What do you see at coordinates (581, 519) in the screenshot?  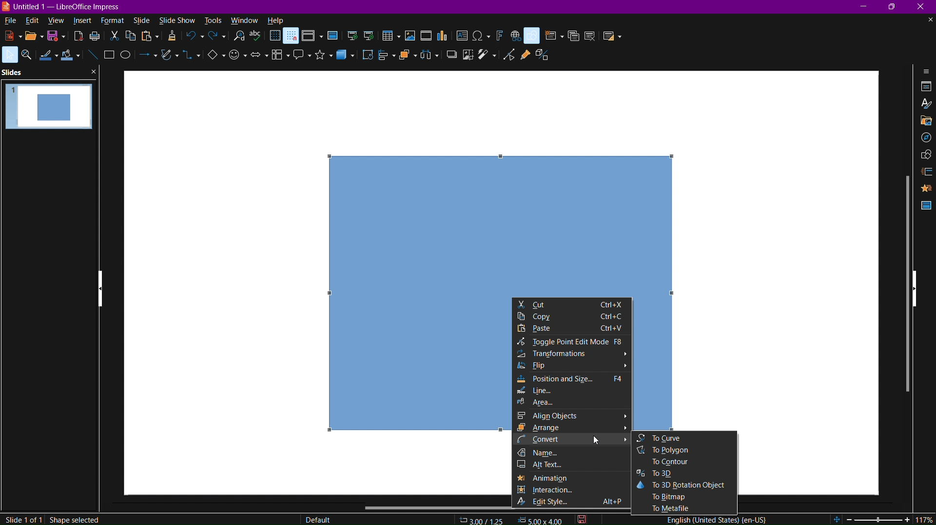 I see `click to save document` at bounding box center [581, 519].